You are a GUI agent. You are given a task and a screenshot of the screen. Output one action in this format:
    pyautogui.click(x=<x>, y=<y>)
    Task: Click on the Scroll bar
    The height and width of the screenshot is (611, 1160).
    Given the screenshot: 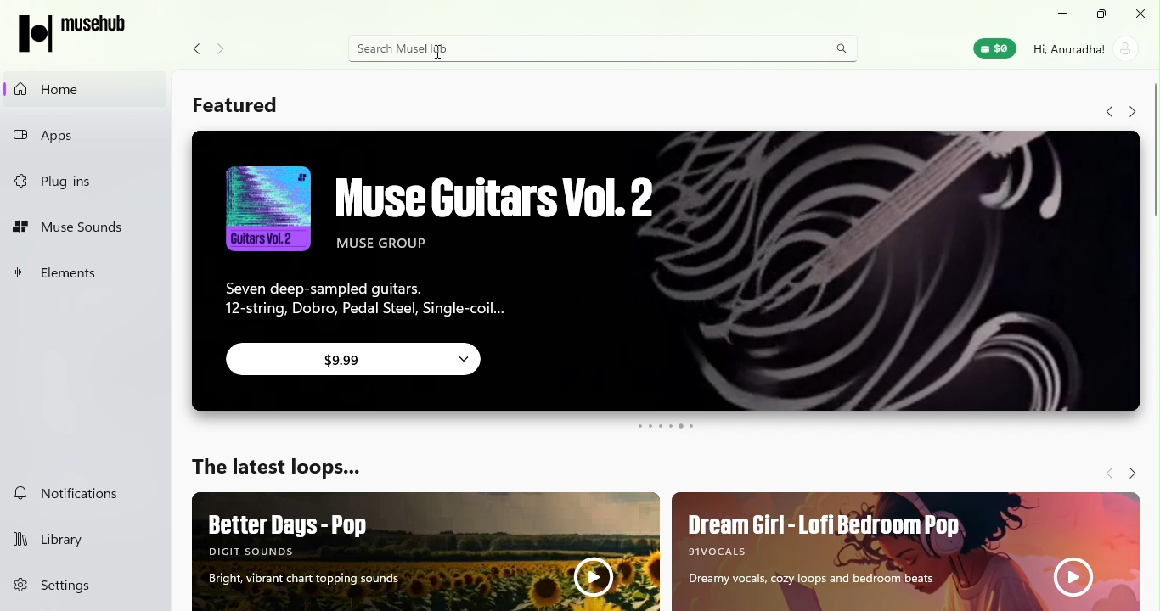 What is the action you would take?
    pyautogui.click(x=1151, y=345)
    